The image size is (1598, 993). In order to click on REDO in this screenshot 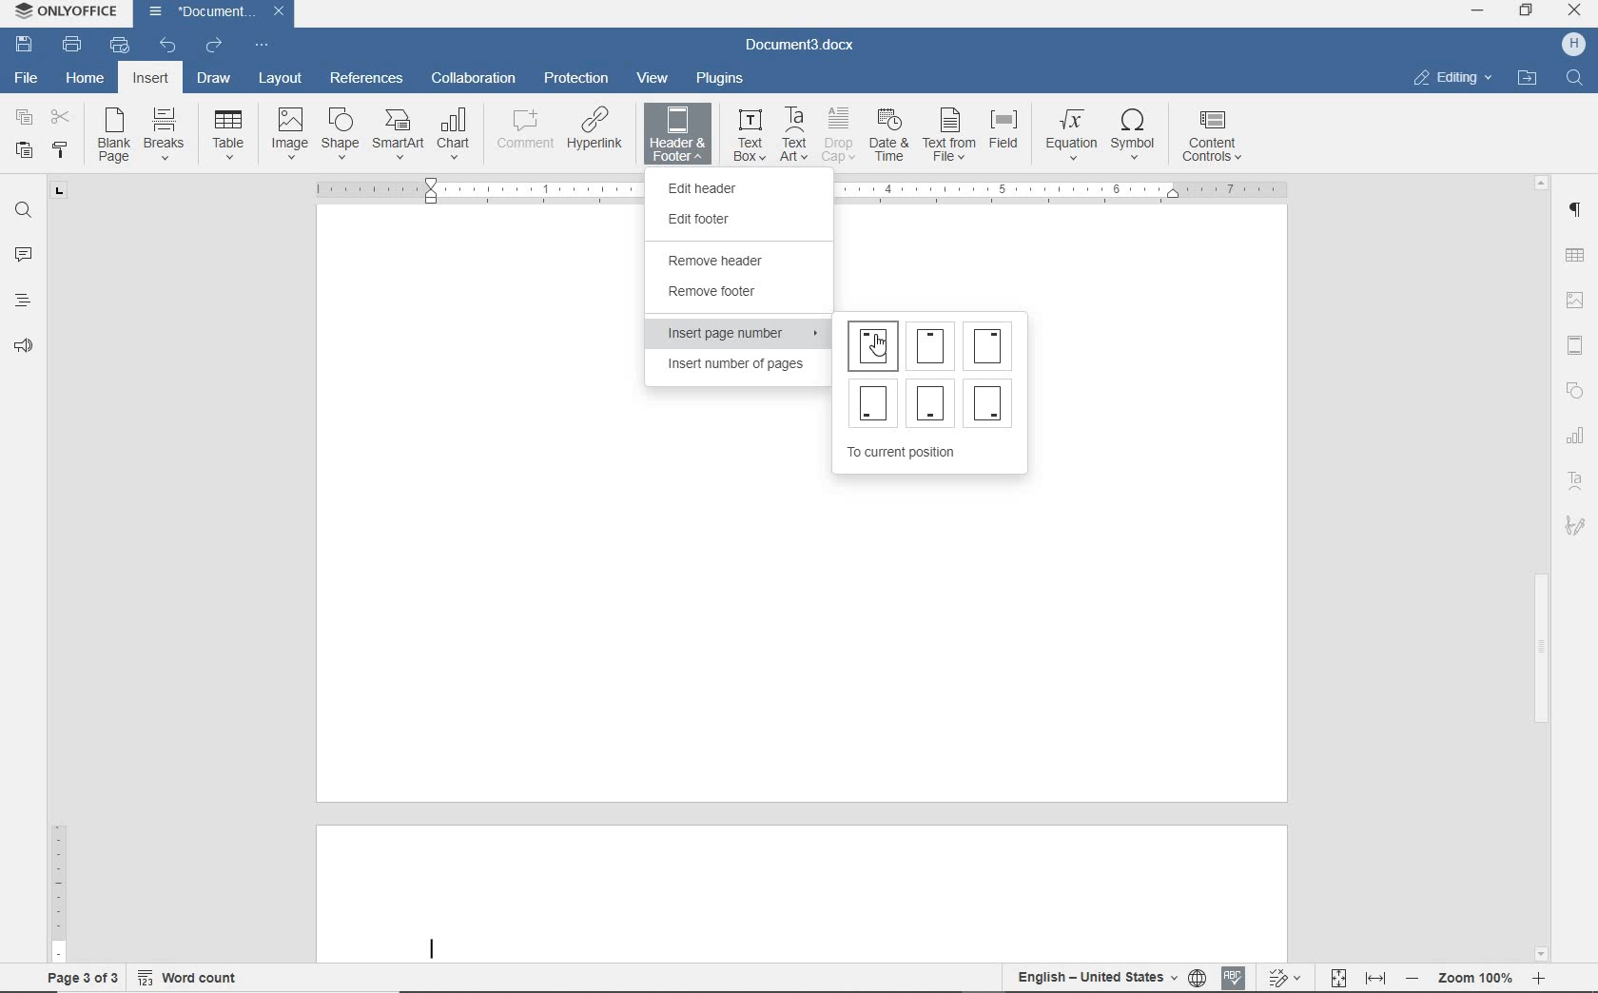, I will do `click(215, 43)`.